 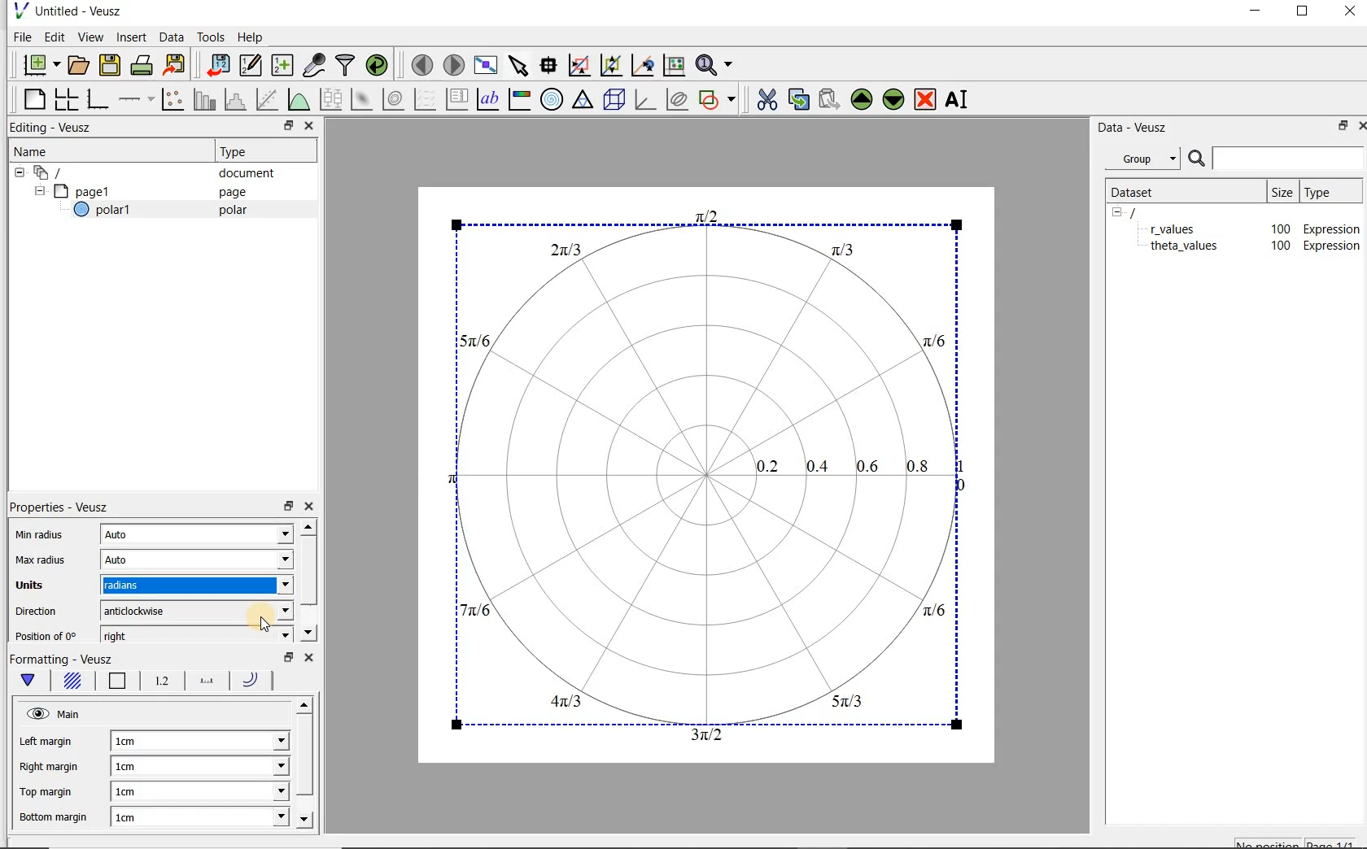 I want to click on add a shape to the plot, so click(x=718, y=98).